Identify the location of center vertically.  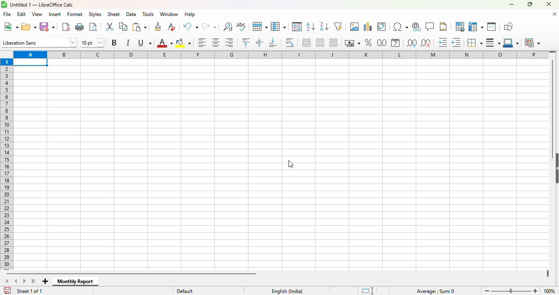
(259, 43).